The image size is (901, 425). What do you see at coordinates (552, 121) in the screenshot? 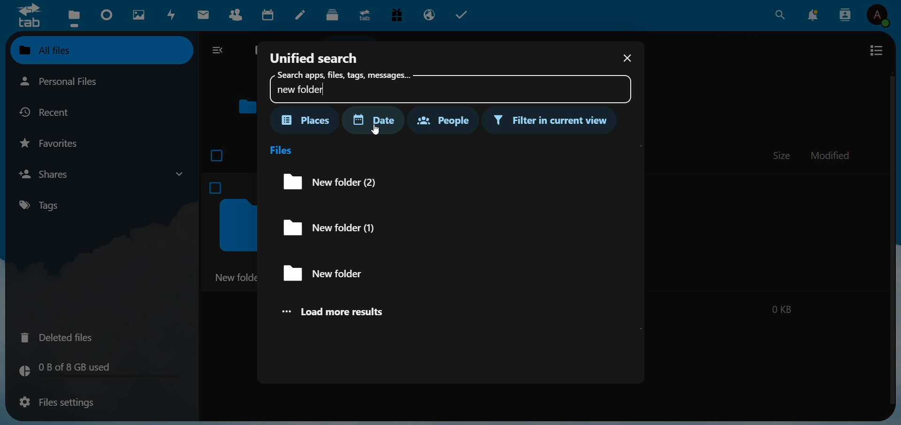
I see `filter in current view` at bounding box center [552, 121].